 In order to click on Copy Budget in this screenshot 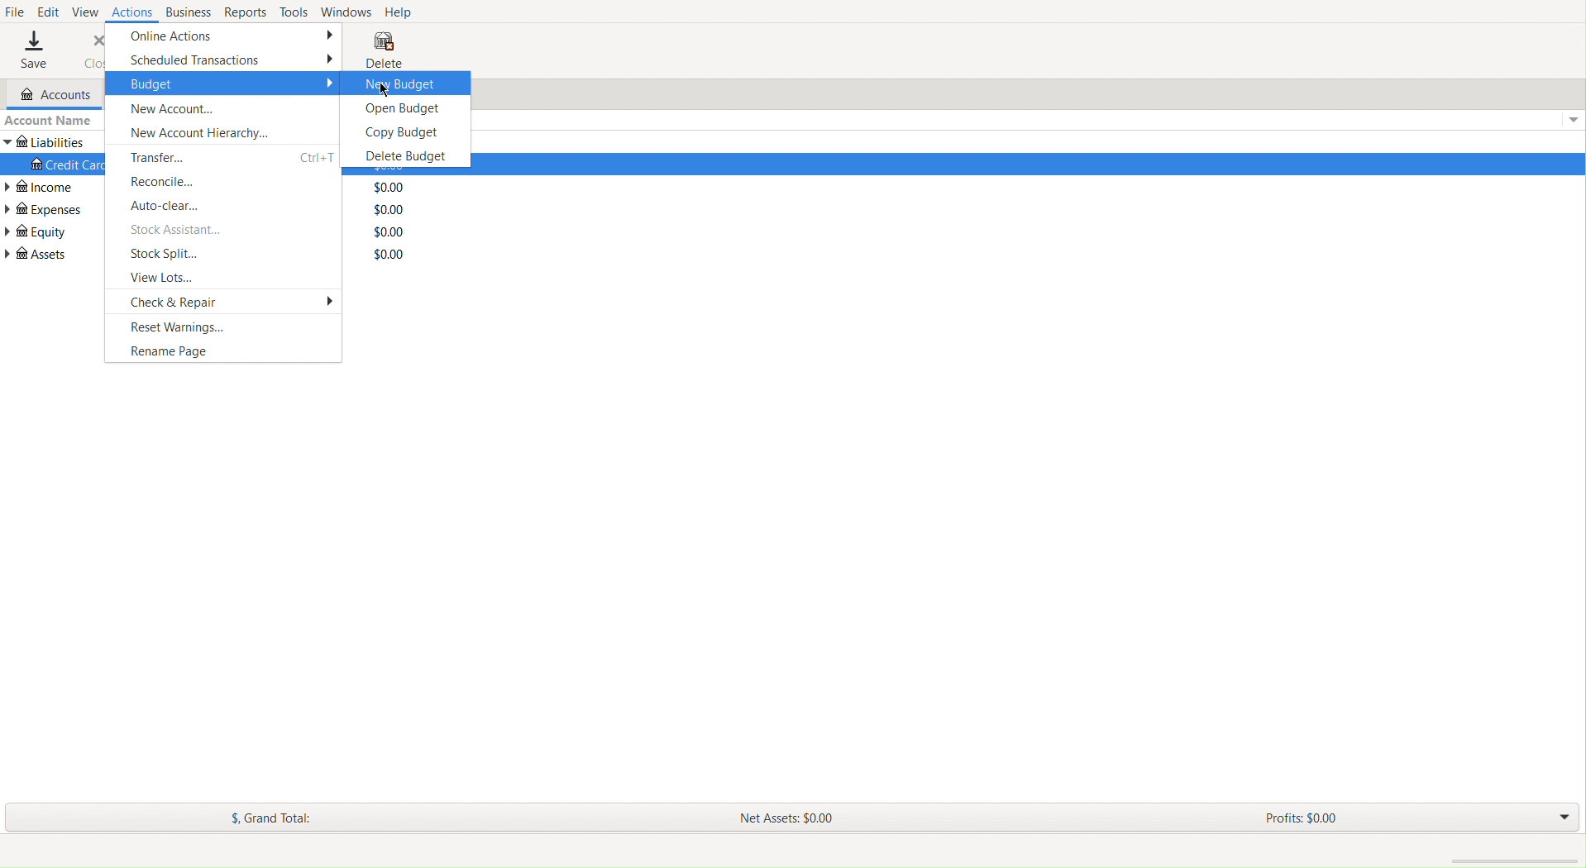, I will do `click(398, 131)`.